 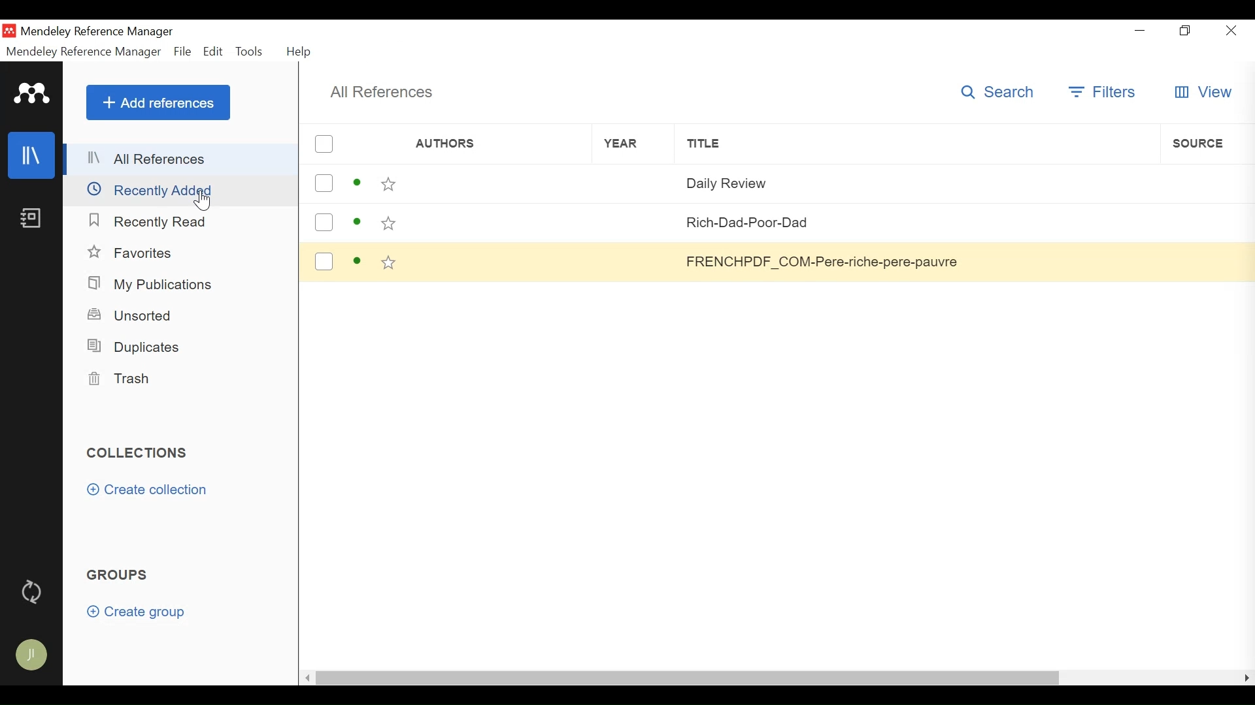 I want to click on Minimize, so click(x=1141, y=31).